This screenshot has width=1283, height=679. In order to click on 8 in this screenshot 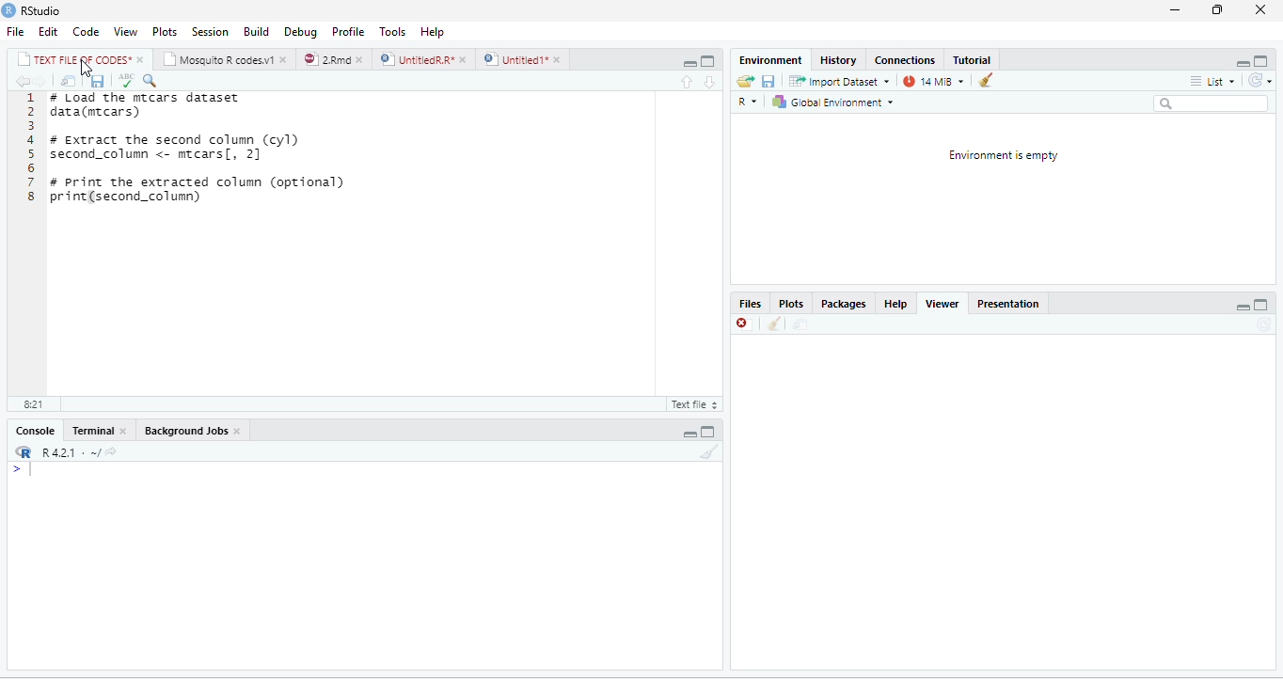, I will do `click(30, 197)`.